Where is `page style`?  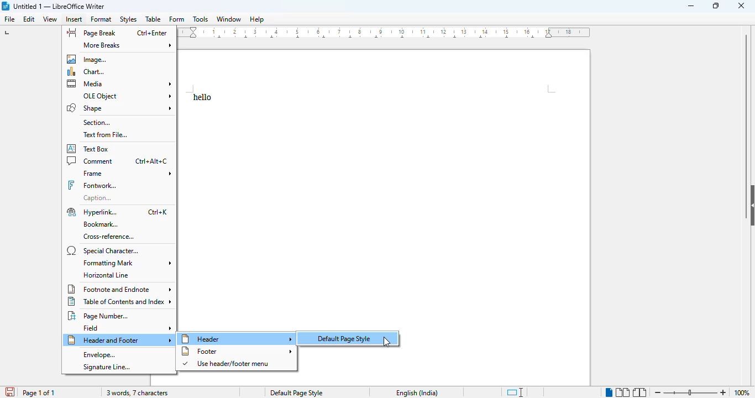 page style is located at coordinates (296, 392).